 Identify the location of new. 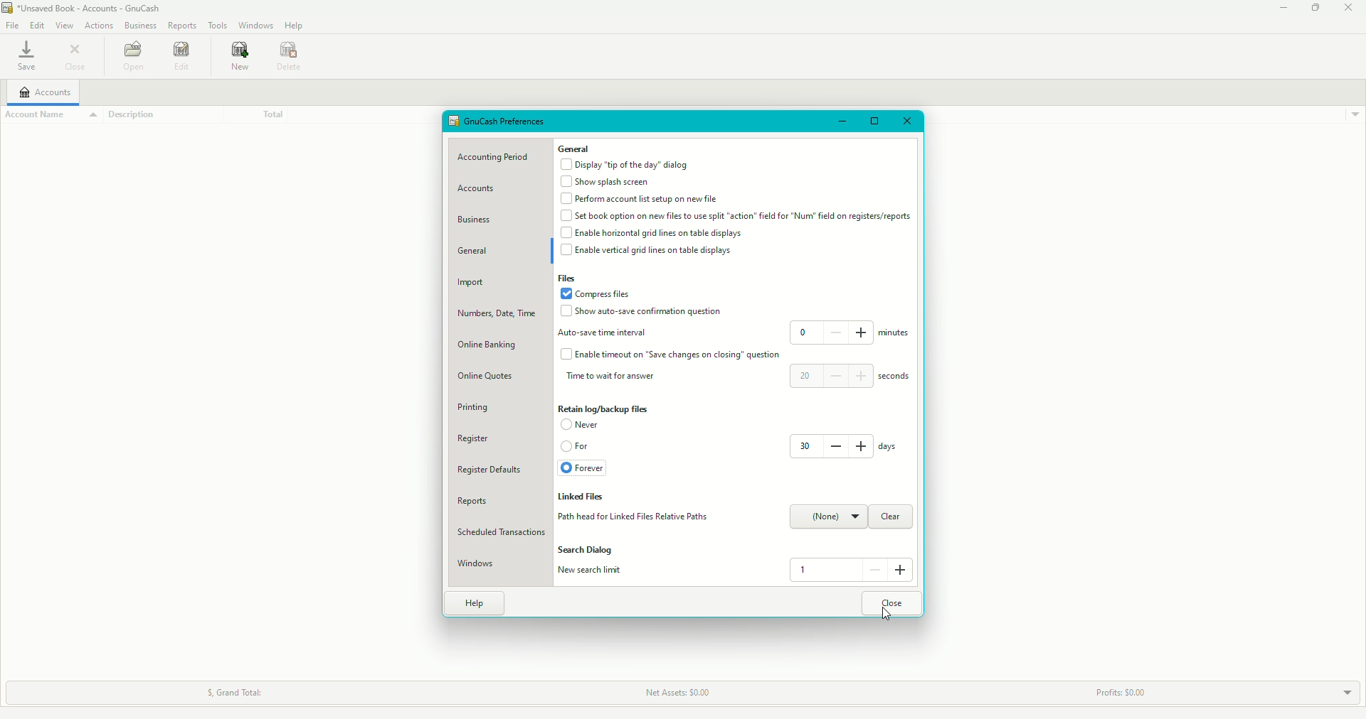
(236, 58).